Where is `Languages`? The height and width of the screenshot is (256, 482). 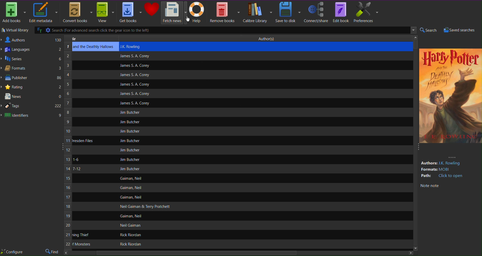
Languages is located at coordinates (32, 50).